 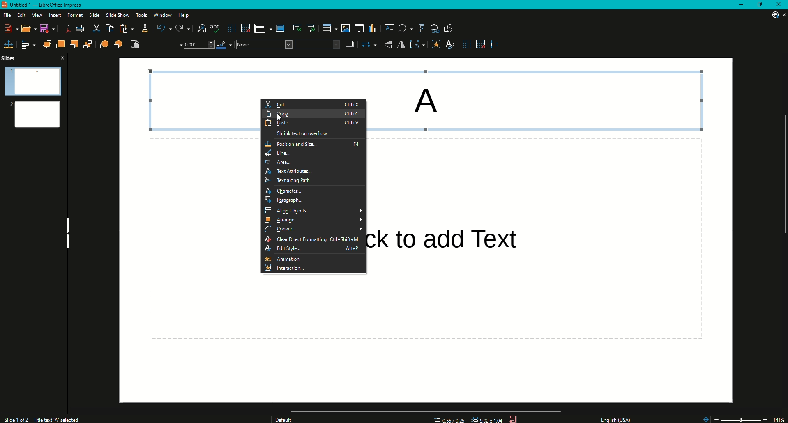 I want to click on Insert Textbox, so click(x=388, y=29).